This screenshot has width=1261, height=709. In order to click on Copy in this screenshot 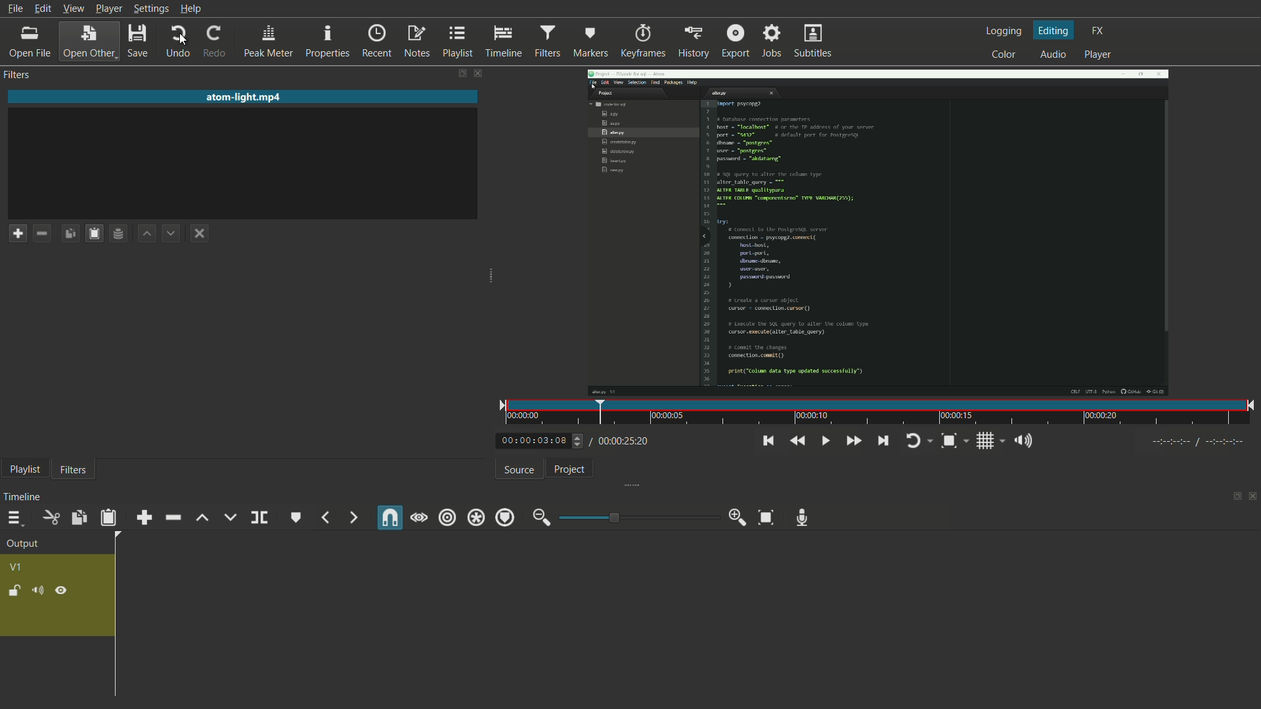, I will do `click(68, 232)`.